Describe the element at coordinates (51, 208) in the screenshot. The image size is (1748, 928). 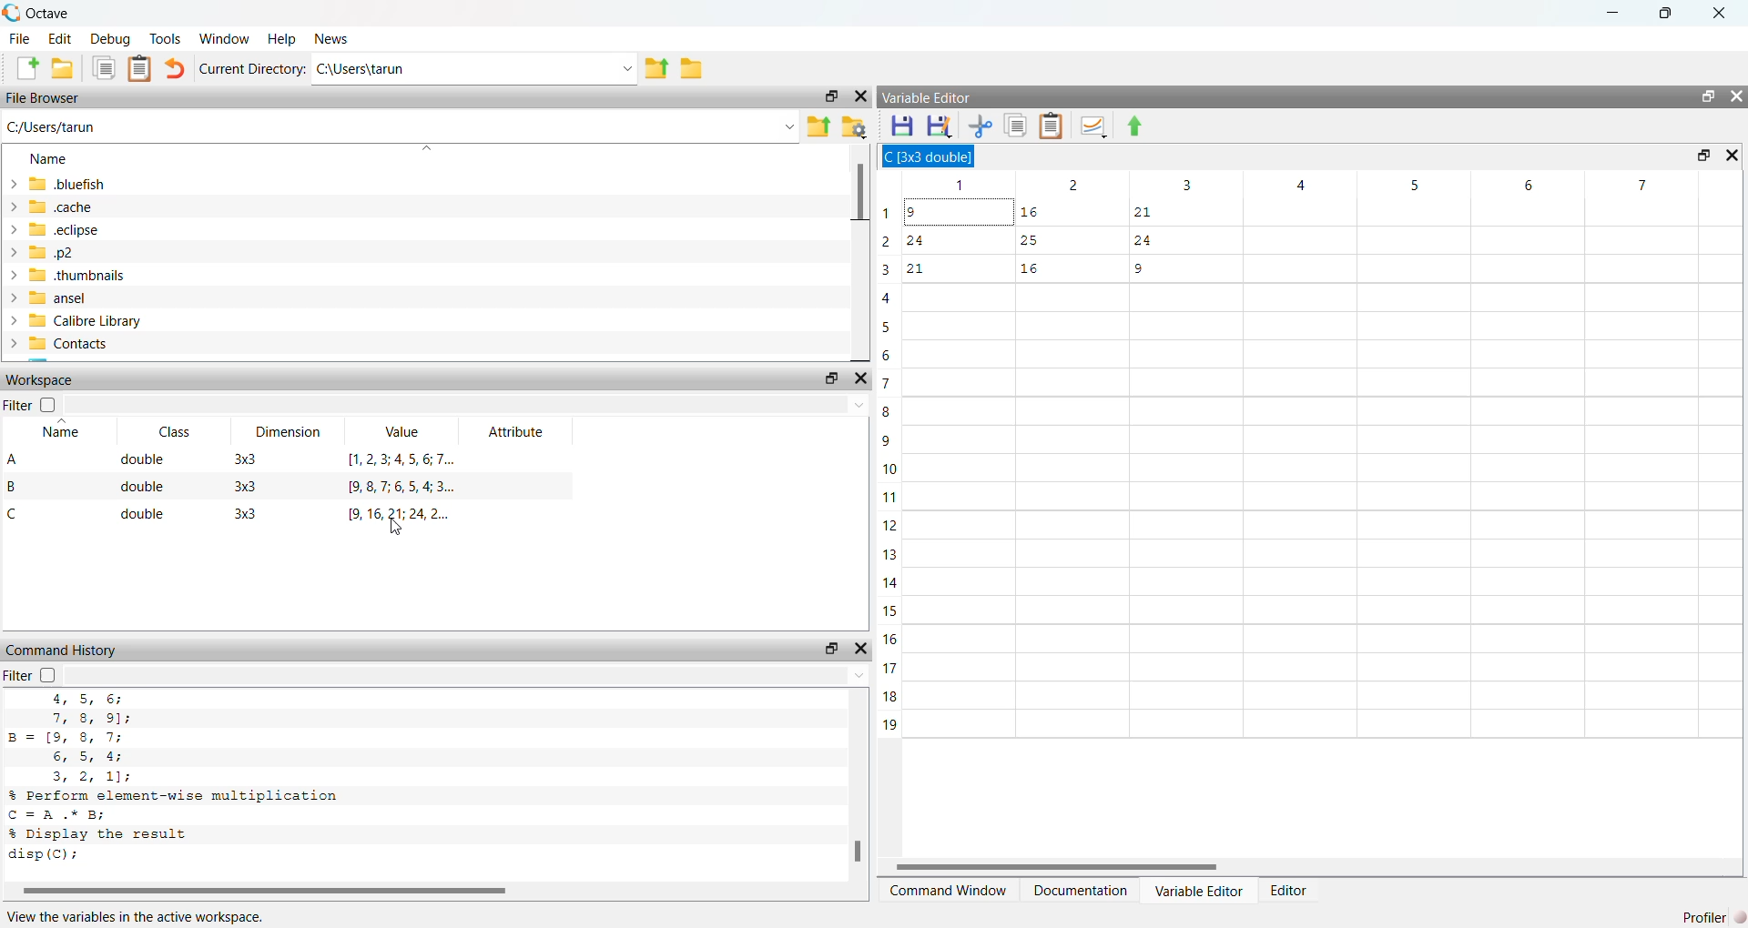
I see `cache` at that location.